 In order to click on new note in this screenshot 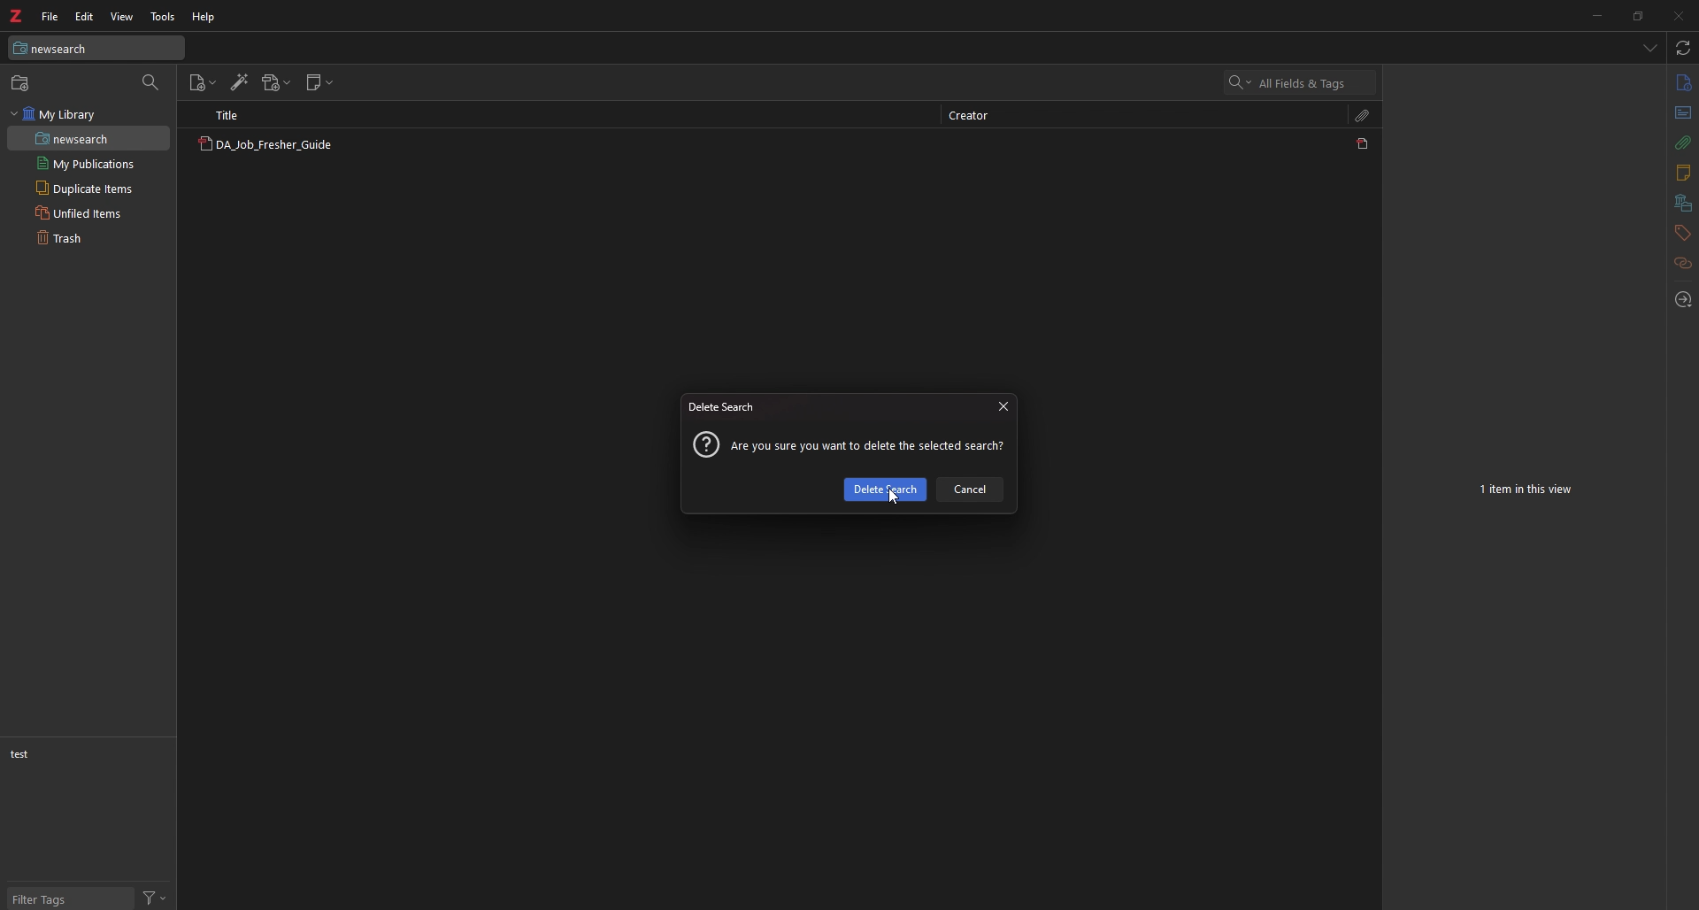, I will do `click(319, 82)`.